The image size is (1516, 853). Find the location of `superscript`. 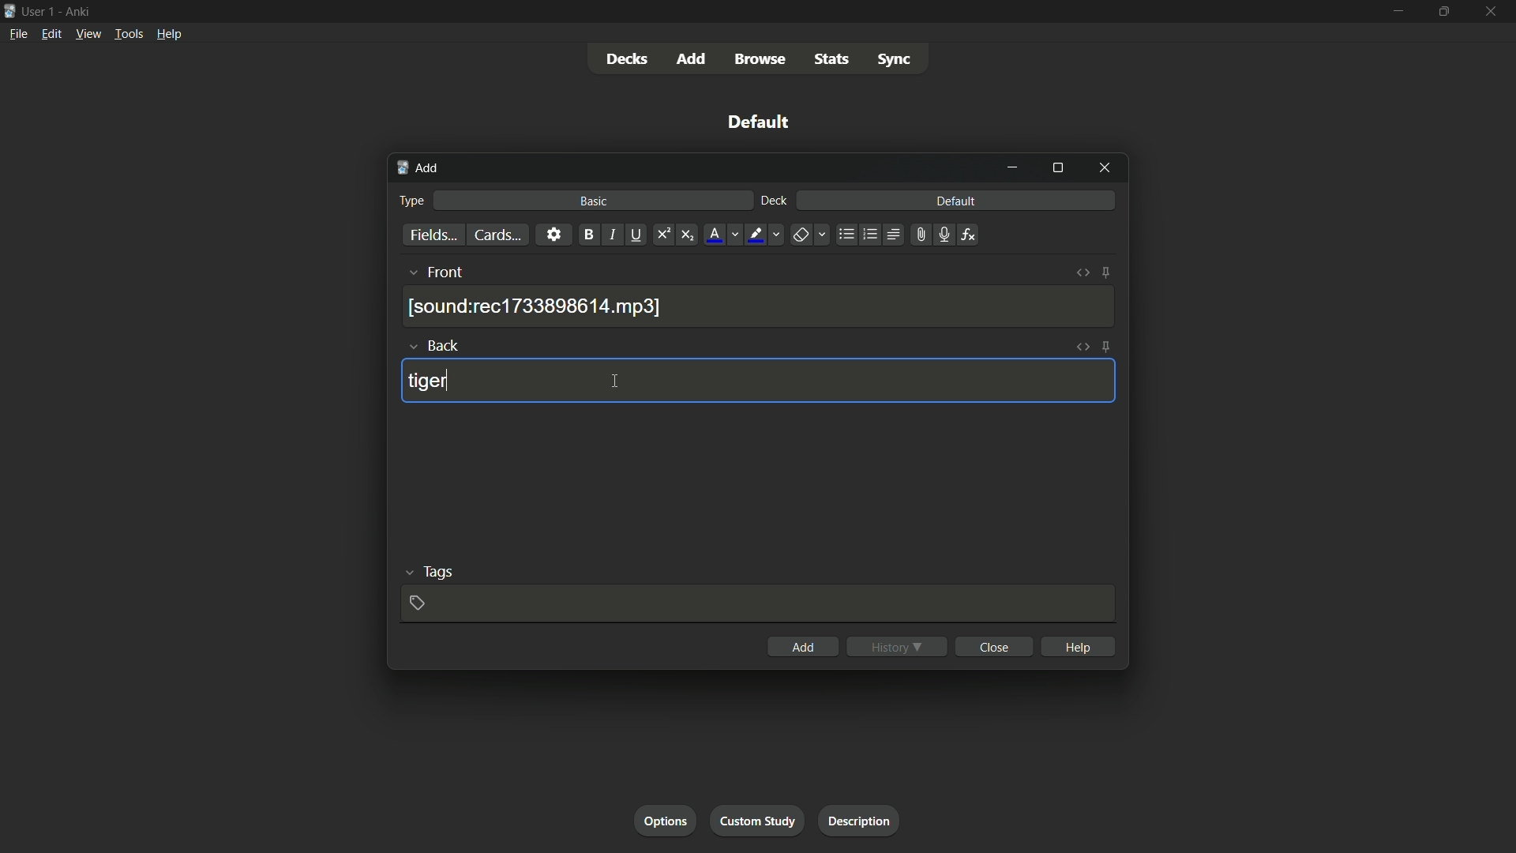

superscript is located at coordinates (662, 235).